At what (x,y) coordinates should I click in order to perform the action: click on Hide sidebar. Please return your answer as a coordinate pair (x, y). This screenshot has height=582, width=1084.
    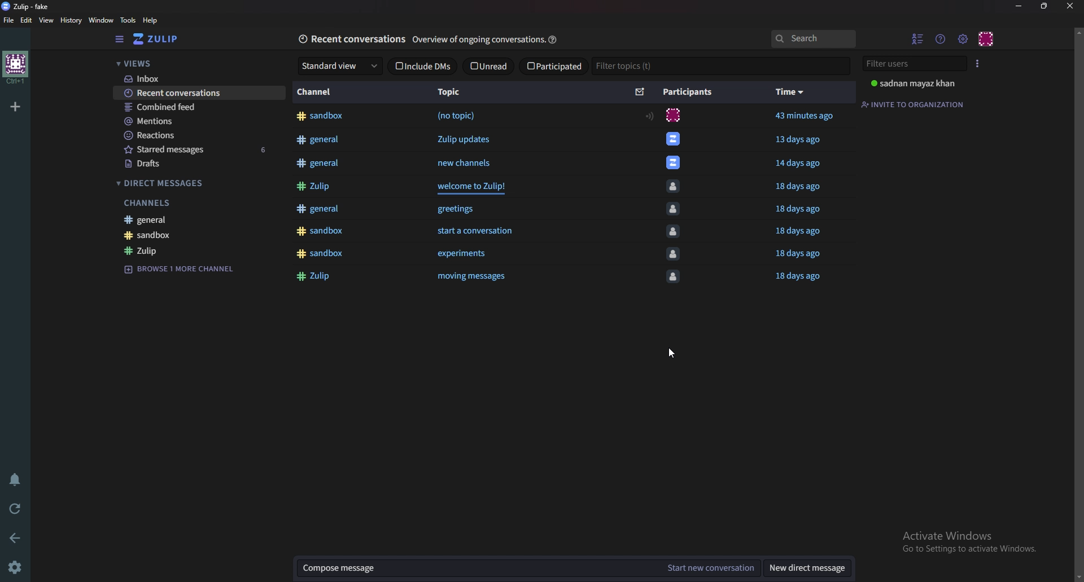
    Looking at the image, I should click on (120, 40).